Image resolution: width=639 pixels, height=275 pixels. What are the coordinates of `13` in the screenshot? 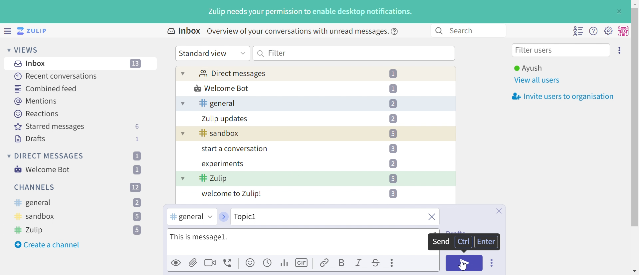 It's located at (136, 64).